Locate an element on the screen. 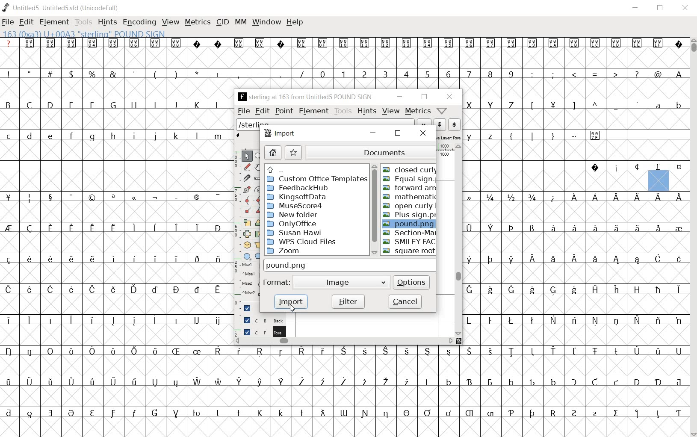 This screenshot has width=697, height=437. Symbol is located at coordinates (301, 413).